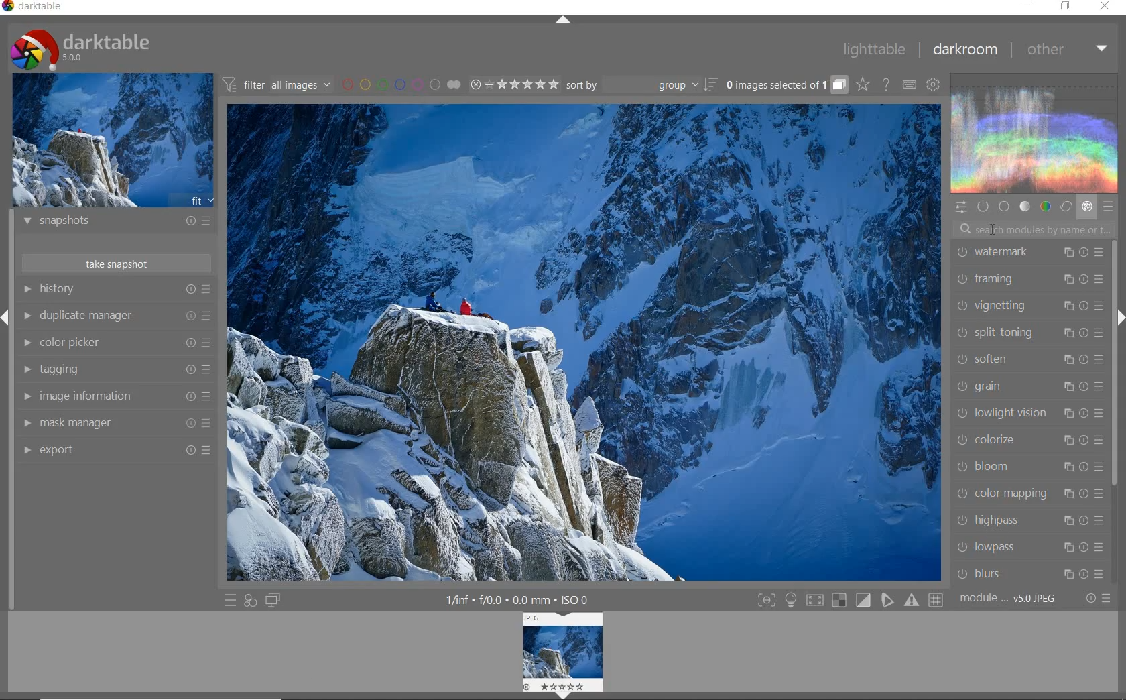 Image resolution: width=1126 pixels, height=700 pixels. I want to click on color mapping, so click(1028, 494).